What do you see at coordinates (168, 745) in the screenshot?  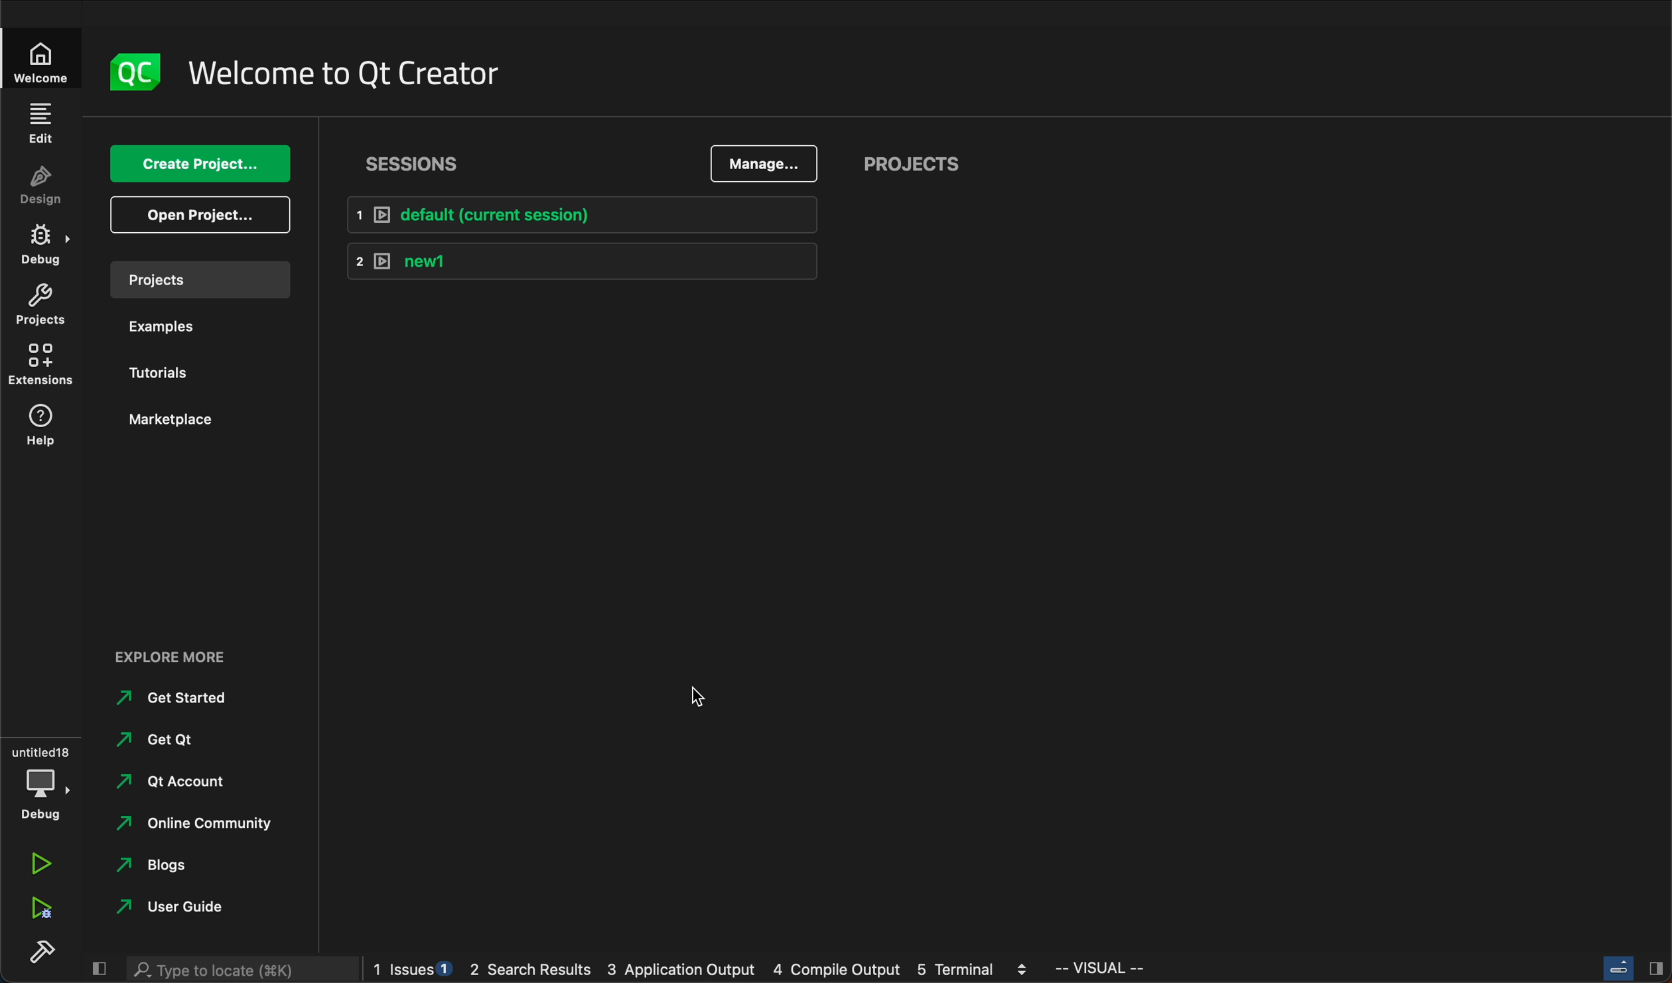 I see `qt` at bounding box center [168, 745].